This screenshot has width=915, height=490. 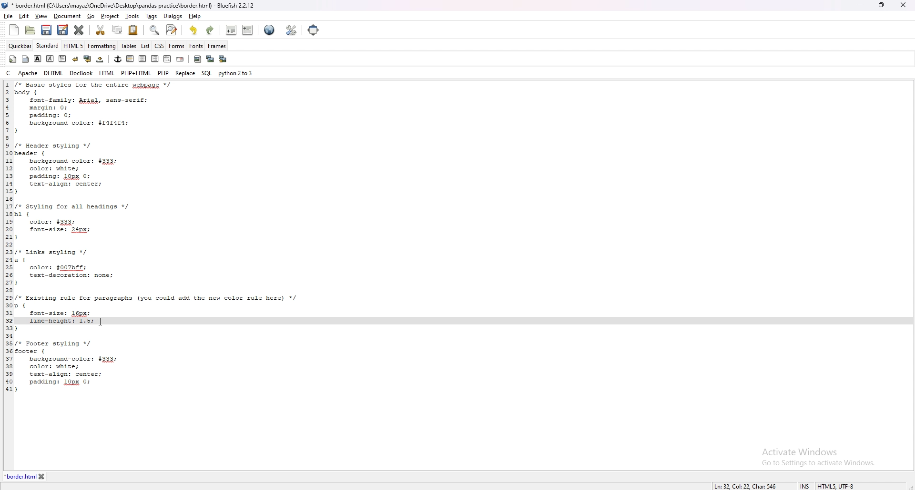 What do you see at coordinates (194, 16) in the screenshot?
I see `help` at bounding box center [194, 16].